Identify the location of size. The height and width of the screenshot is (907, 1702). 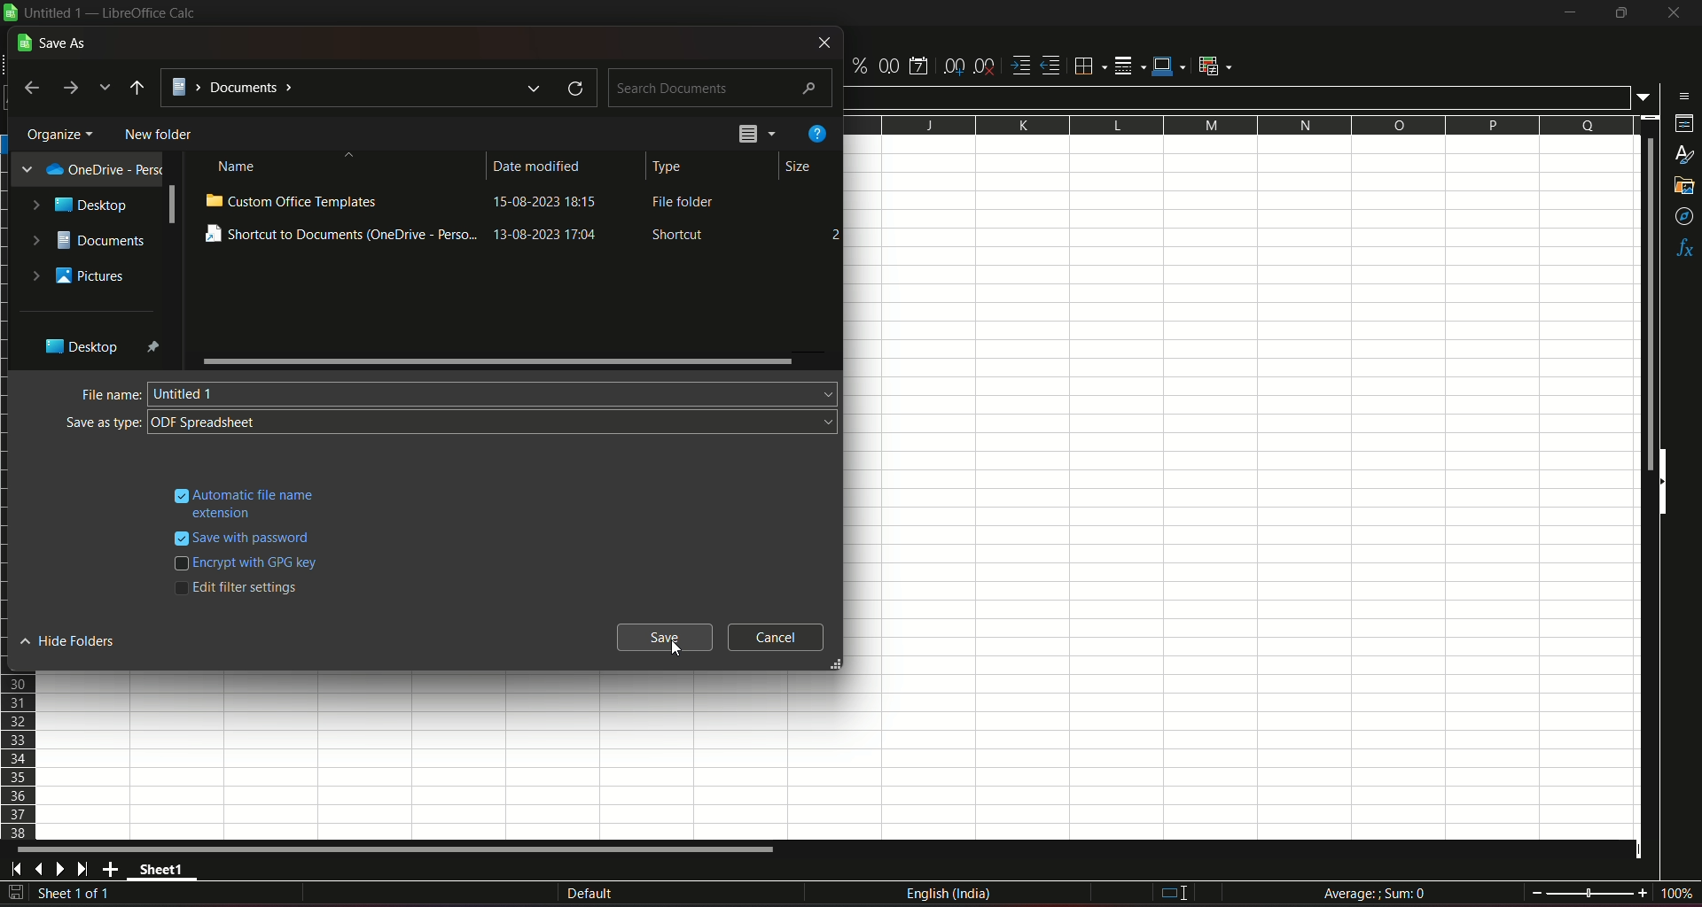
(797, 169).